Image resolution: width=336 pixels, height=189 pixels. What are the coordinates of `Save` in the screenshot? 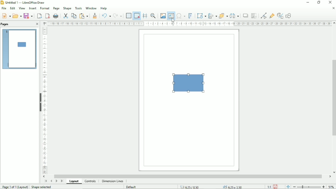 It's located at (28, 16).